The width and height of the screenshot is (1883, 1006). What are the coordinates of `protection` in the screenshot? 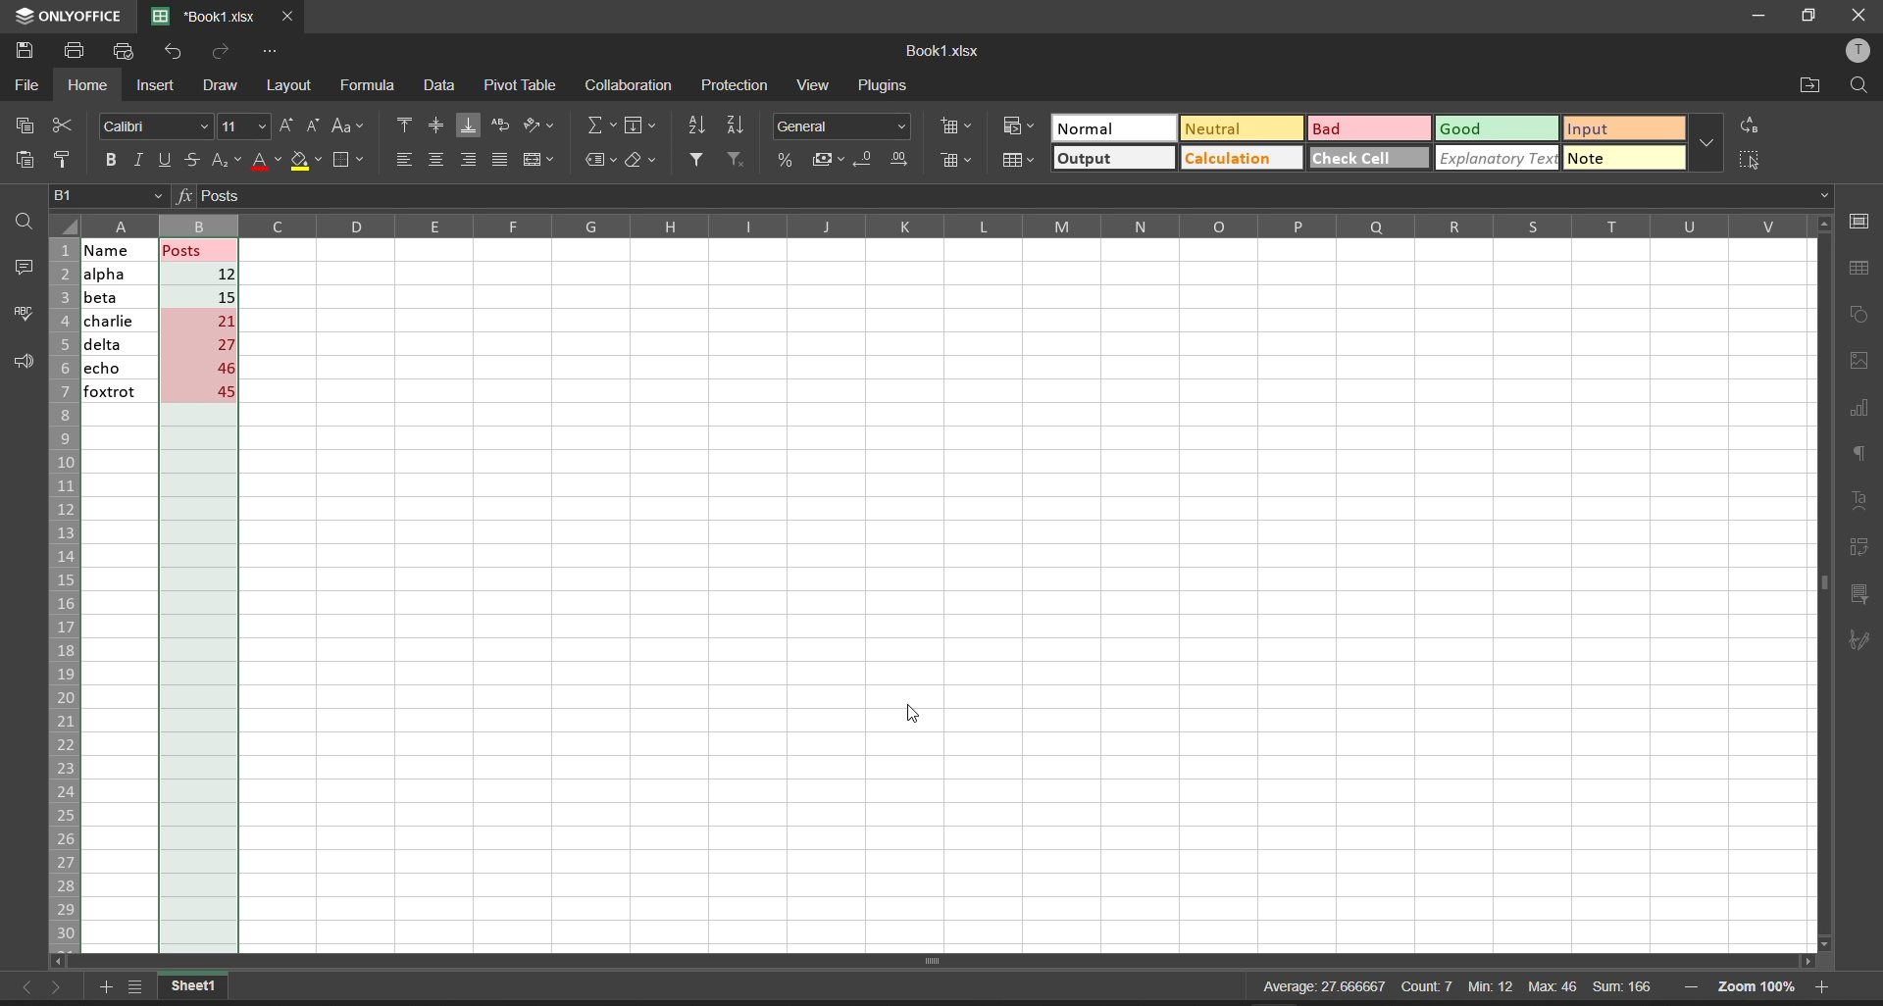 It's located at (736, 84).